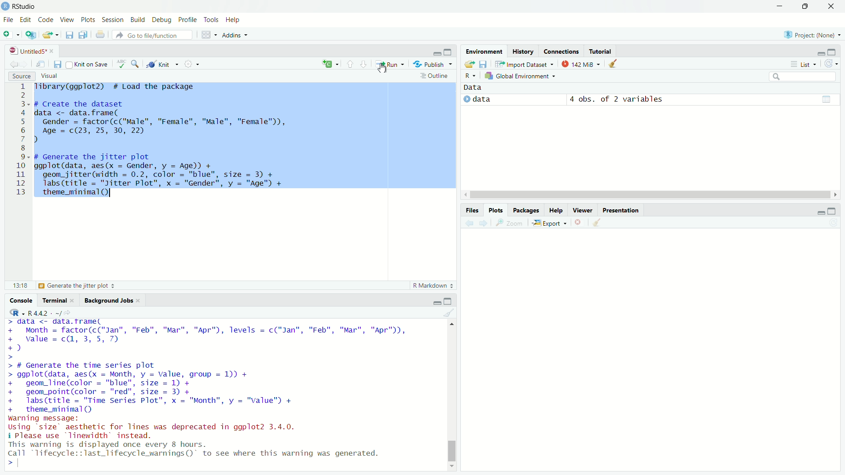  I want to click on RStudio, so click(28, 6).